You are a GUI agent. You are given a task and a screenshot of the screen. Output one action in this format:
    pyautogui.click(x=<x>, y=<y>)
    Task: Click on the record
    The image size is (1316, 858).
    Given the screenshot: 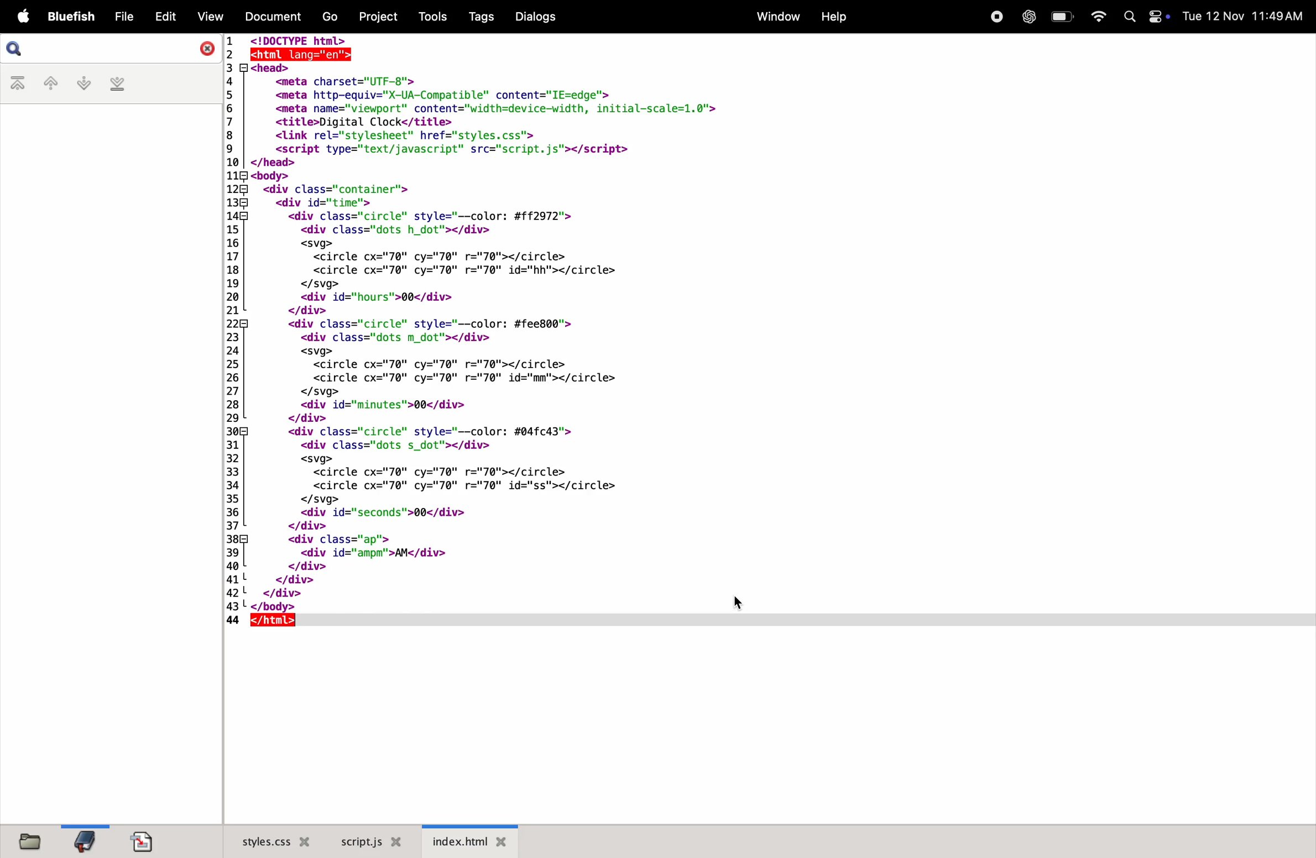 What is the action you would take?
    pyautogui.click(x=993, y=17)
    